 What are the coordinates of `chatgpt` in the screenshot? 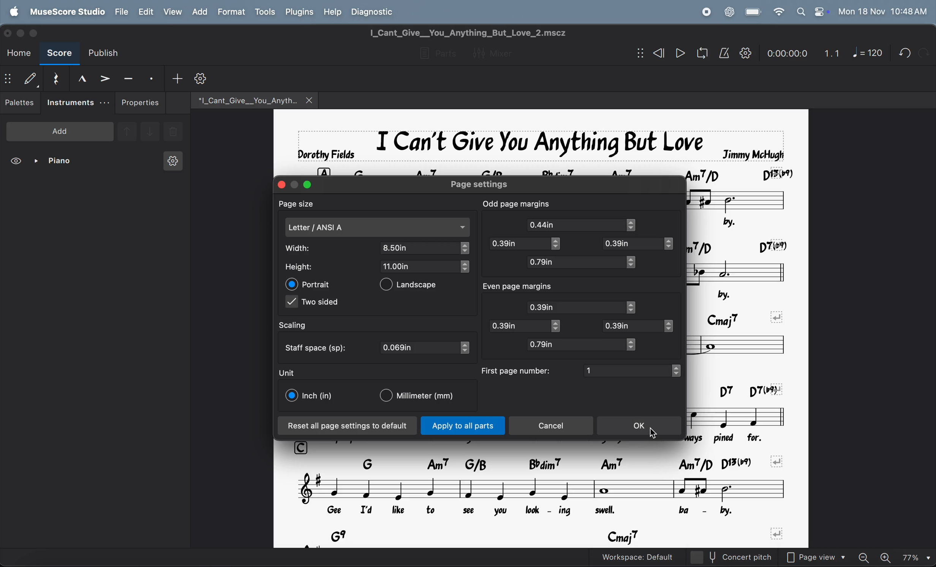 It's located at (729, 11).